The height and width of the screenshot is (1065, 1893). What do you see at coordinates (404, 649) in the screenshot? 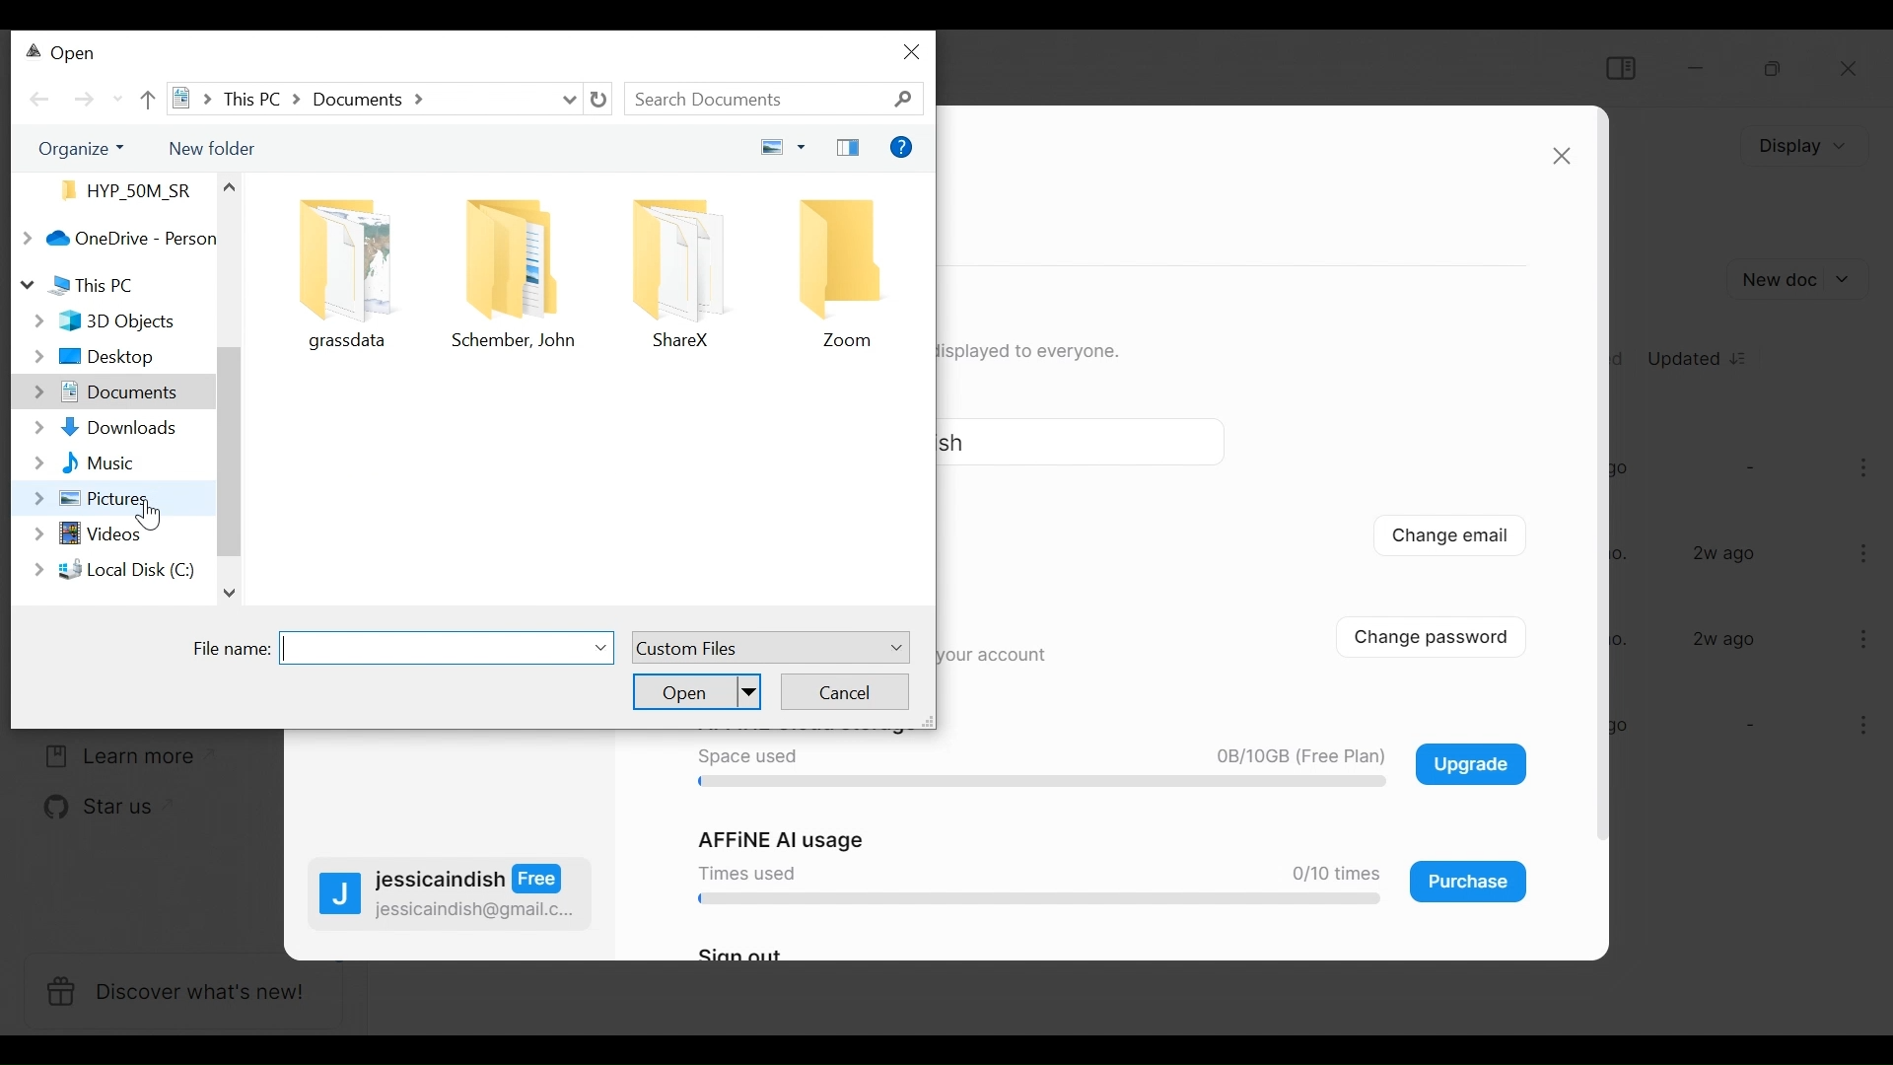
I see `File Name` at bounding box center [404, 649].